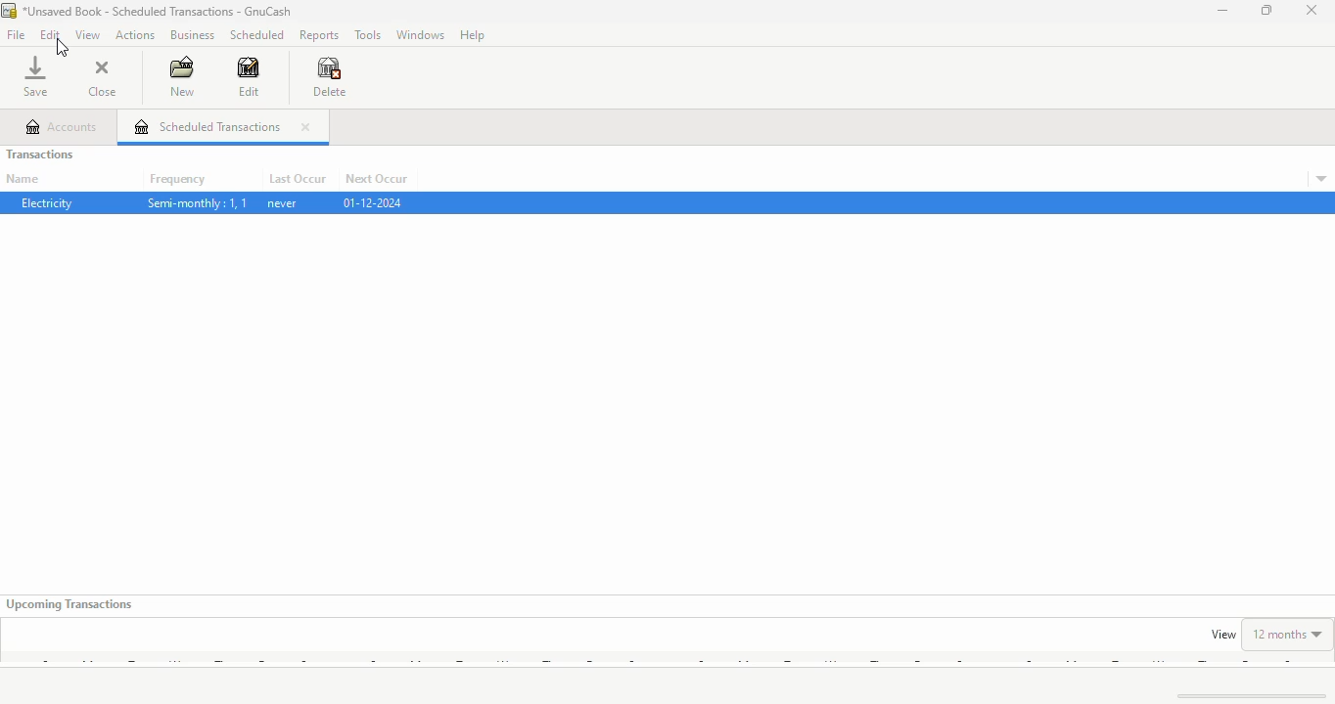 This screenshot has height=704, width=1335. What do you see at coordinates (1223, 635) in the screenshot?
I see `view` at bounding box center [1223, 635].